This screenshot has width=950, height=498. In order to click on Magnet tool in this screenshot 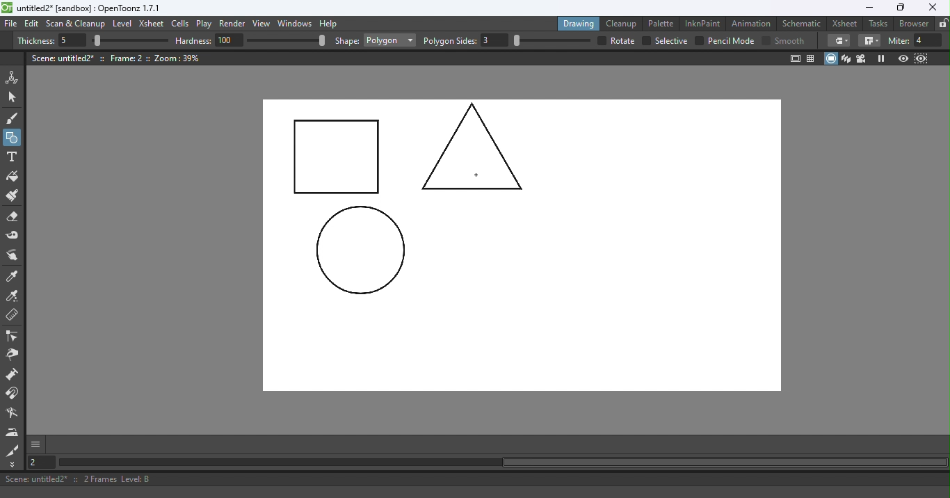, I will do `click(13, 376)`.